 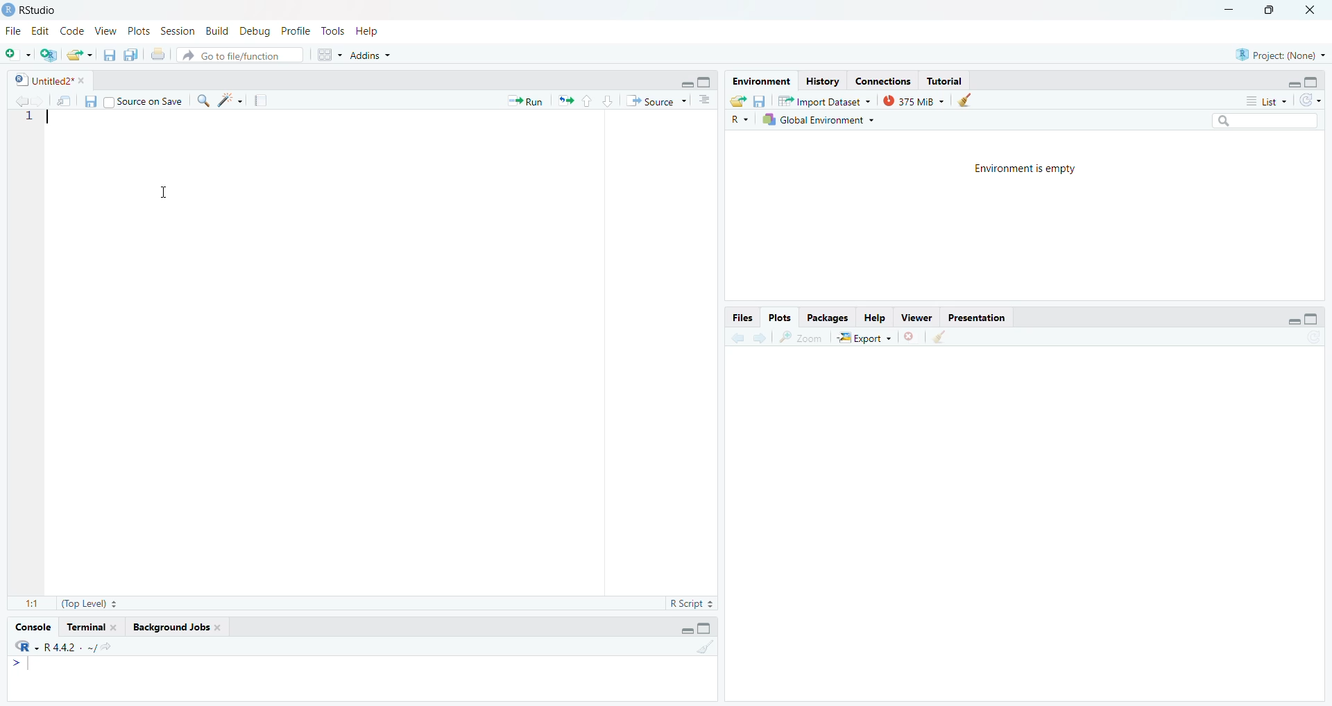 I want to click on History, so click(x=821, y=81).